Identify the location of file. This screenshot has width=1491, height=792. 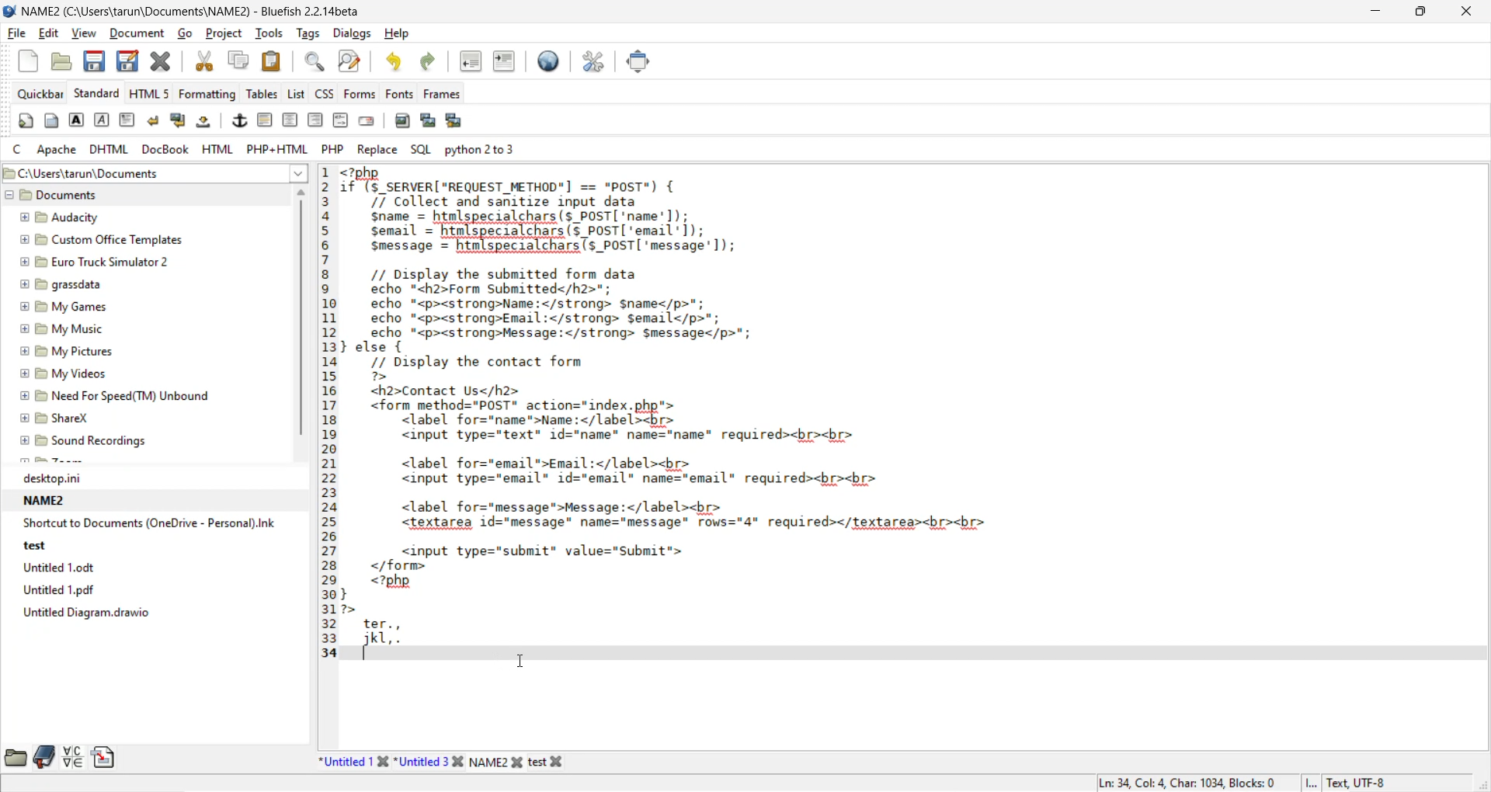
(16, 33).